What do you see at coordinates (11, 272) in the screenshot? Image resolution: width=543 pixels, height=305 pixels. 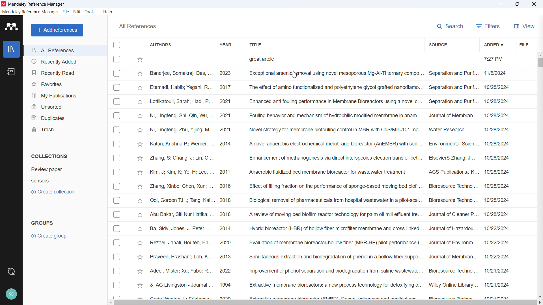 I see `` at bounding box center [11, 272].